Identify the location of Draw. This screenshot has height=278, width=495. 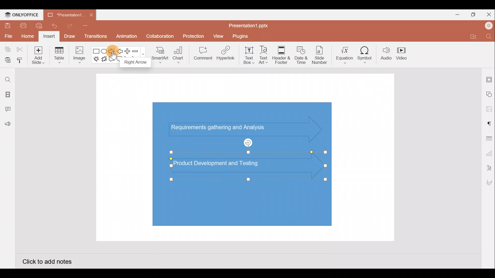
(69, 36).